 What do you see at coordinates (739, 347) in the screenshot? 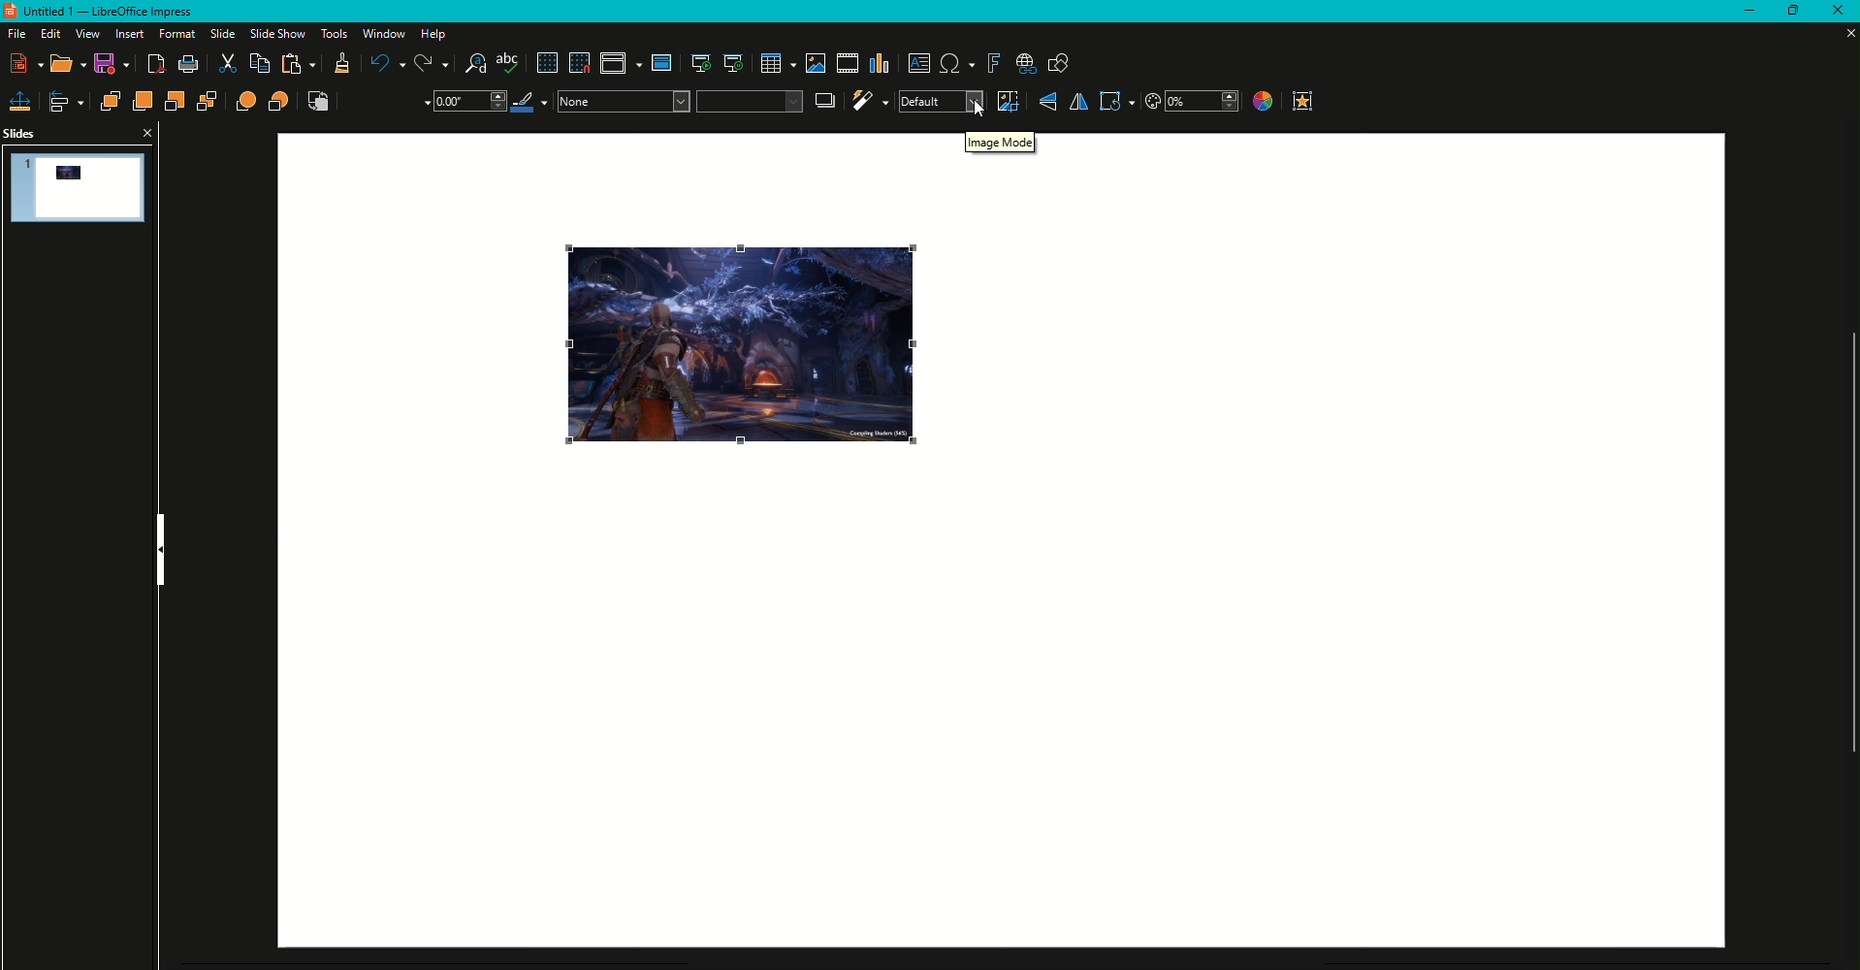
I see `Image` at bounding box center [739, 347].